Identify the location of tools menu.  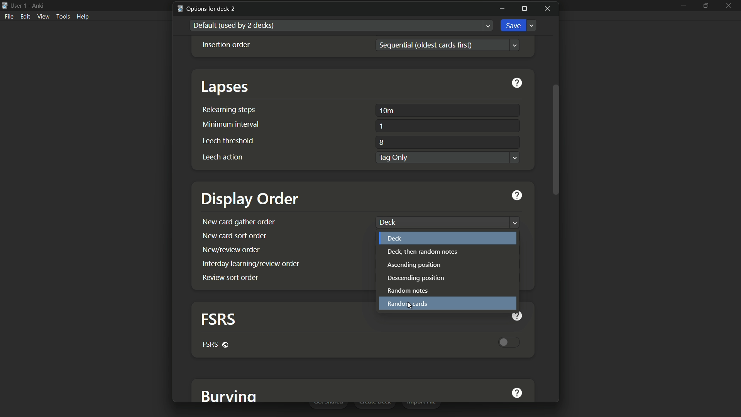
(63, 17).